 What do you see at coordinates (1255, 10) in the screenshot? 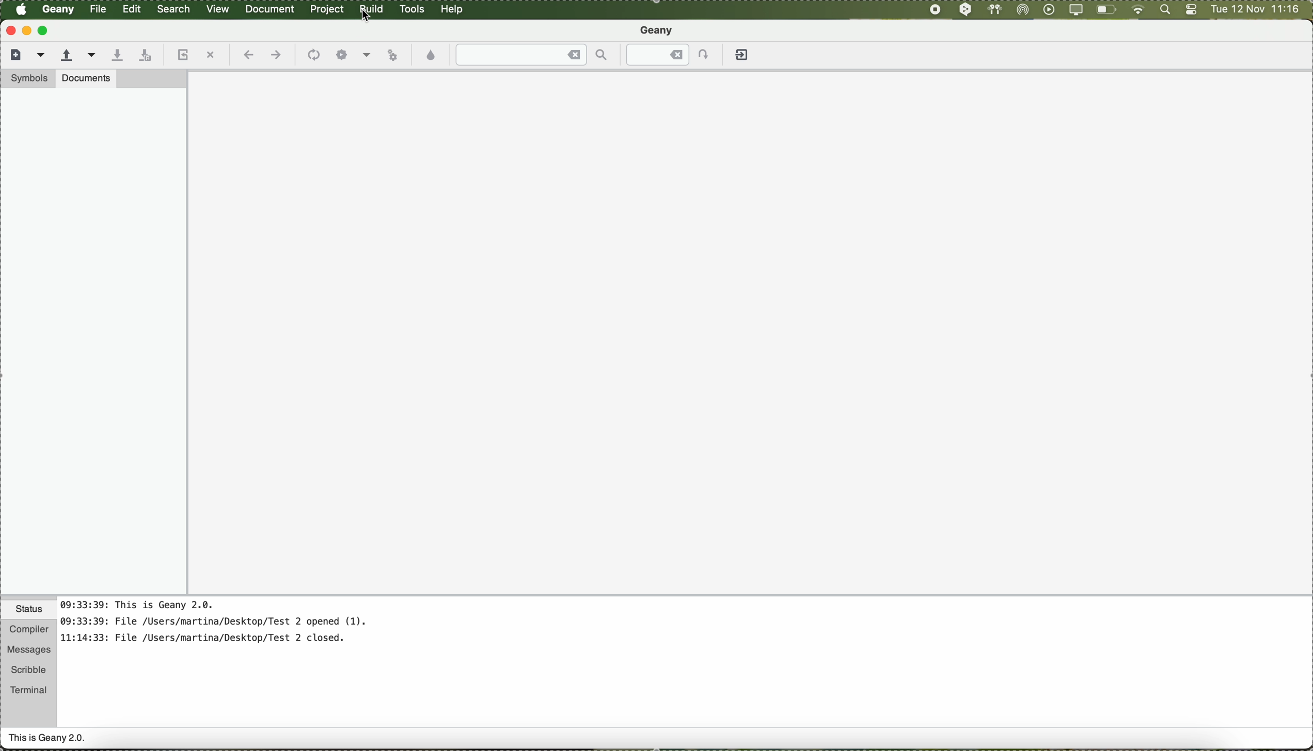
I see `date and hour` at bounding box center [1255, 10].